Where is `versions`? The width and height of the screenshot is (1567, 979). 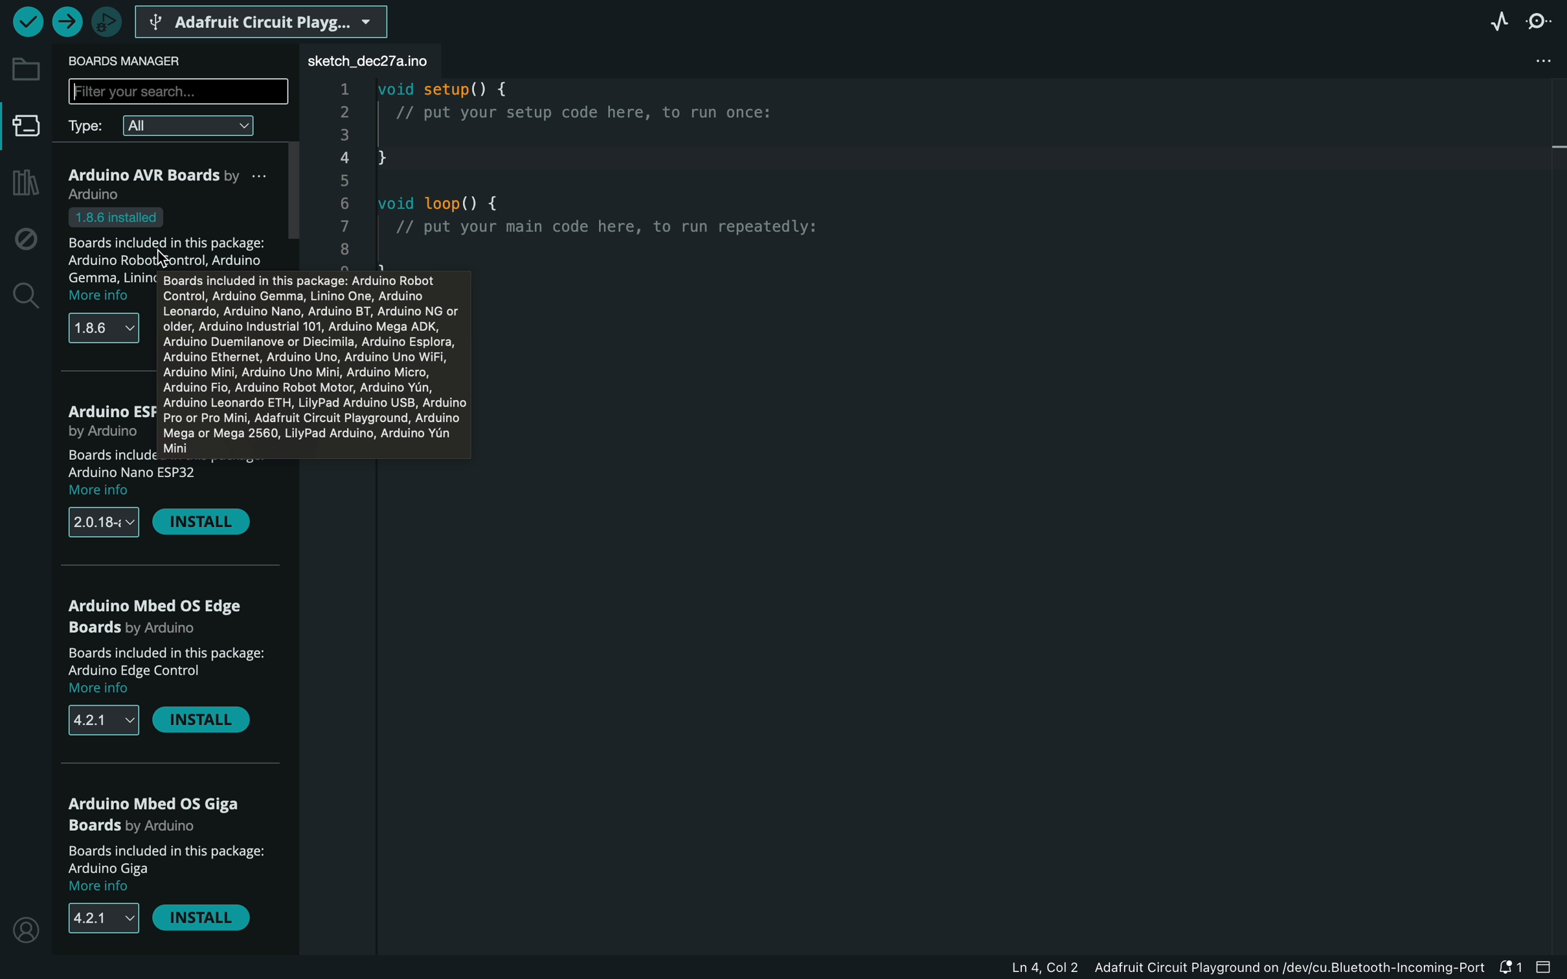
versions is located at coordinates (105, 328).